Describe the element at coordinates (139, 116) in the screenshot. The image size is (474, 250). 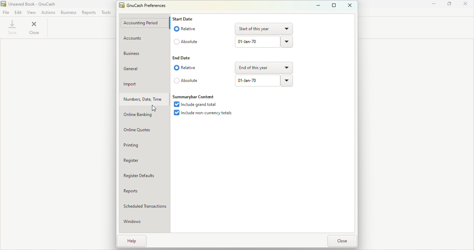
I see `Online banking` at that location.